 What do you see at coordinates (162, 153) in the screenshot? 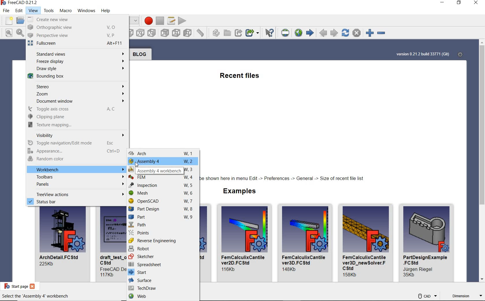
I see `arch` at bounding box center [162, 153].